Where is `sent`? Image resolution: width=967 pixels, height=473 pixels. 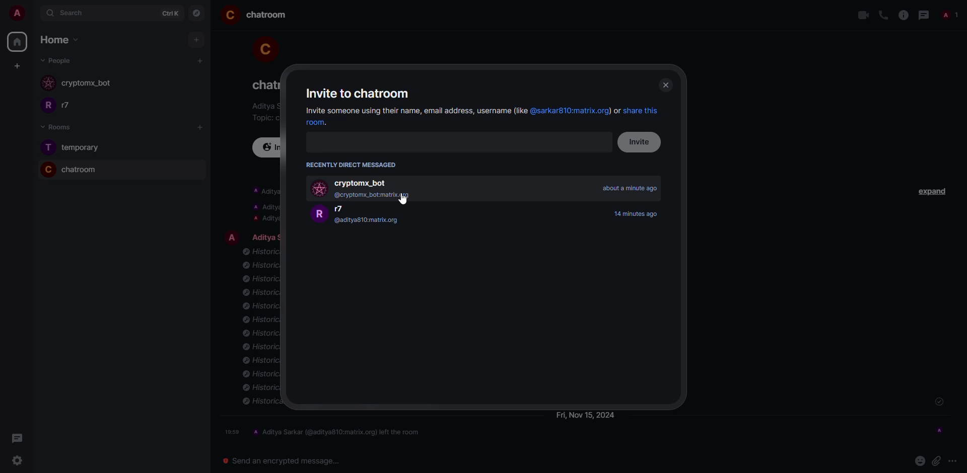
sent is located at coordinates (938, 402).